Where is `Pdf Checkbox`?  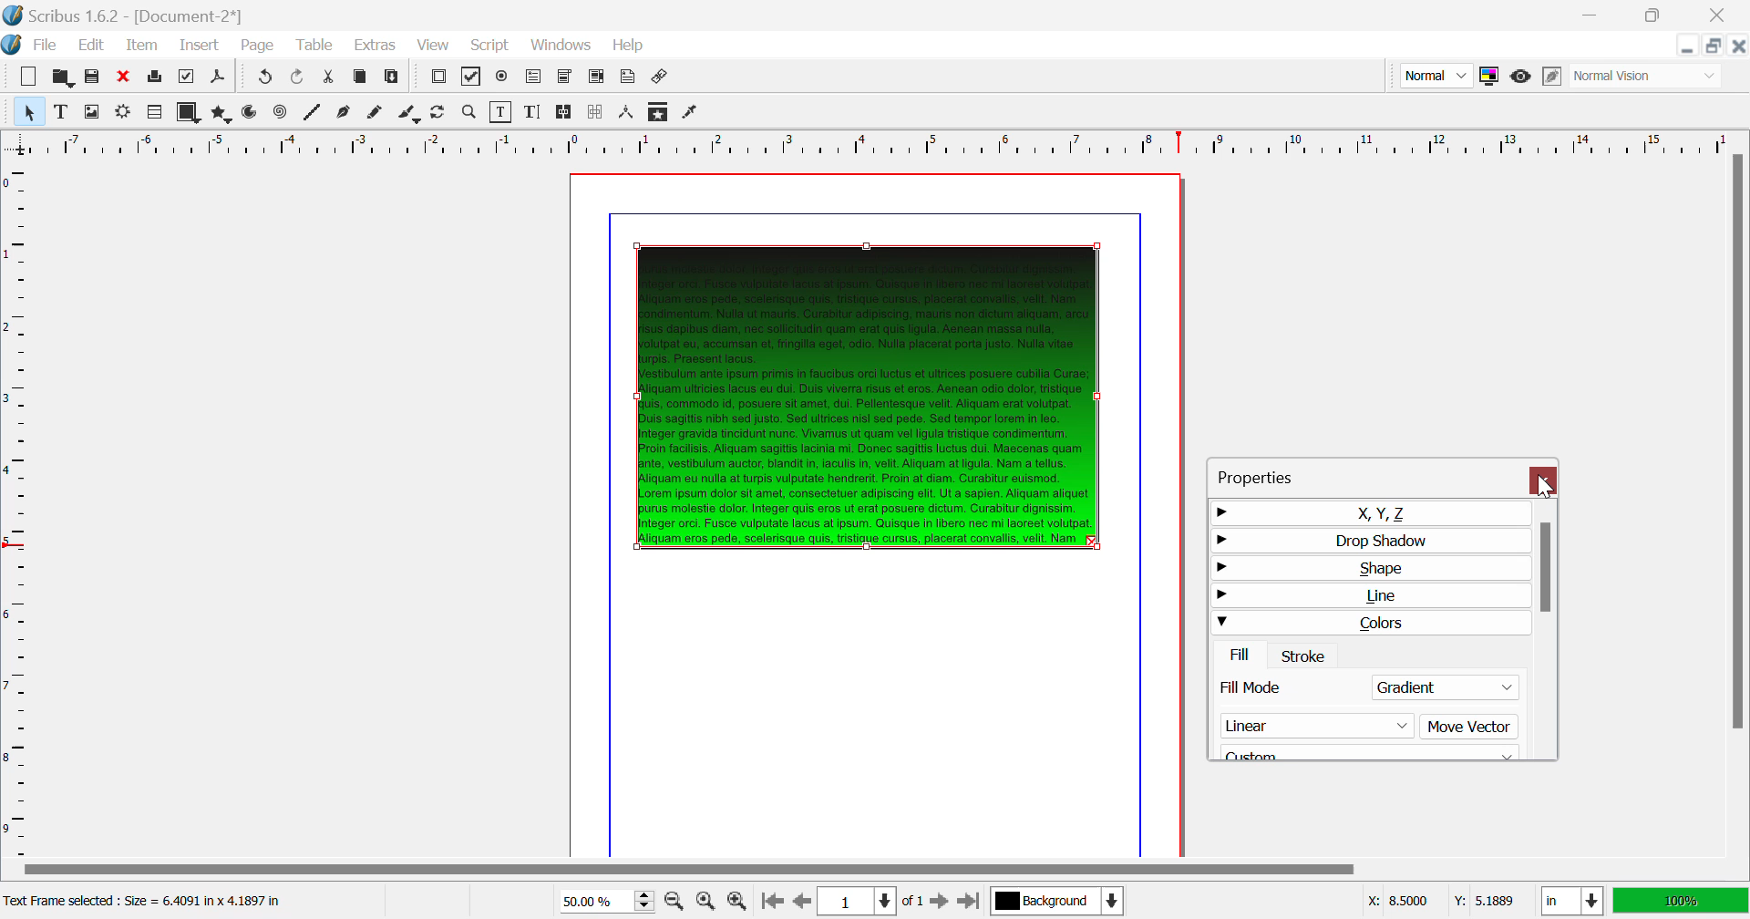
Pdf Checkbox is located at coordinates (472, 79).